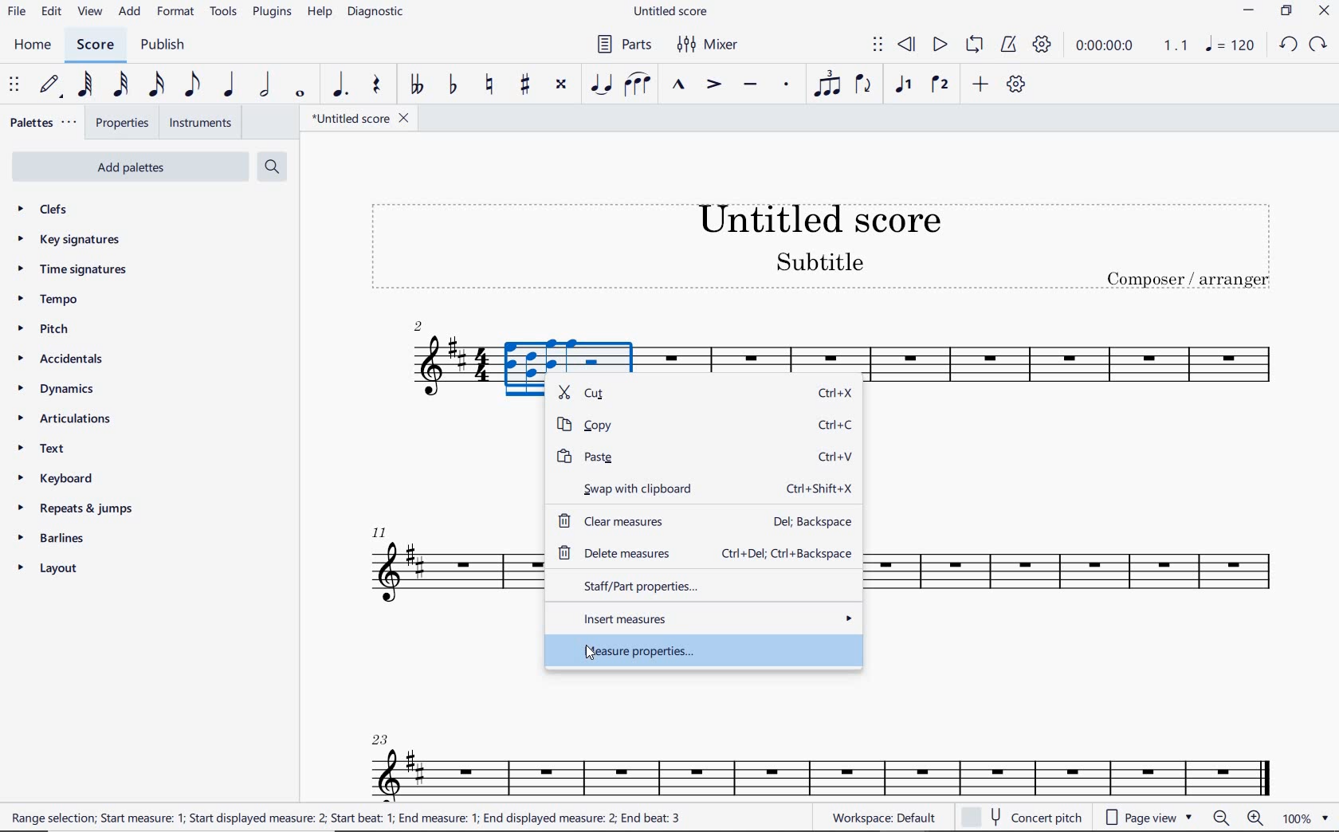  I want to click on INSTRUMENTS, so click(197, 122).